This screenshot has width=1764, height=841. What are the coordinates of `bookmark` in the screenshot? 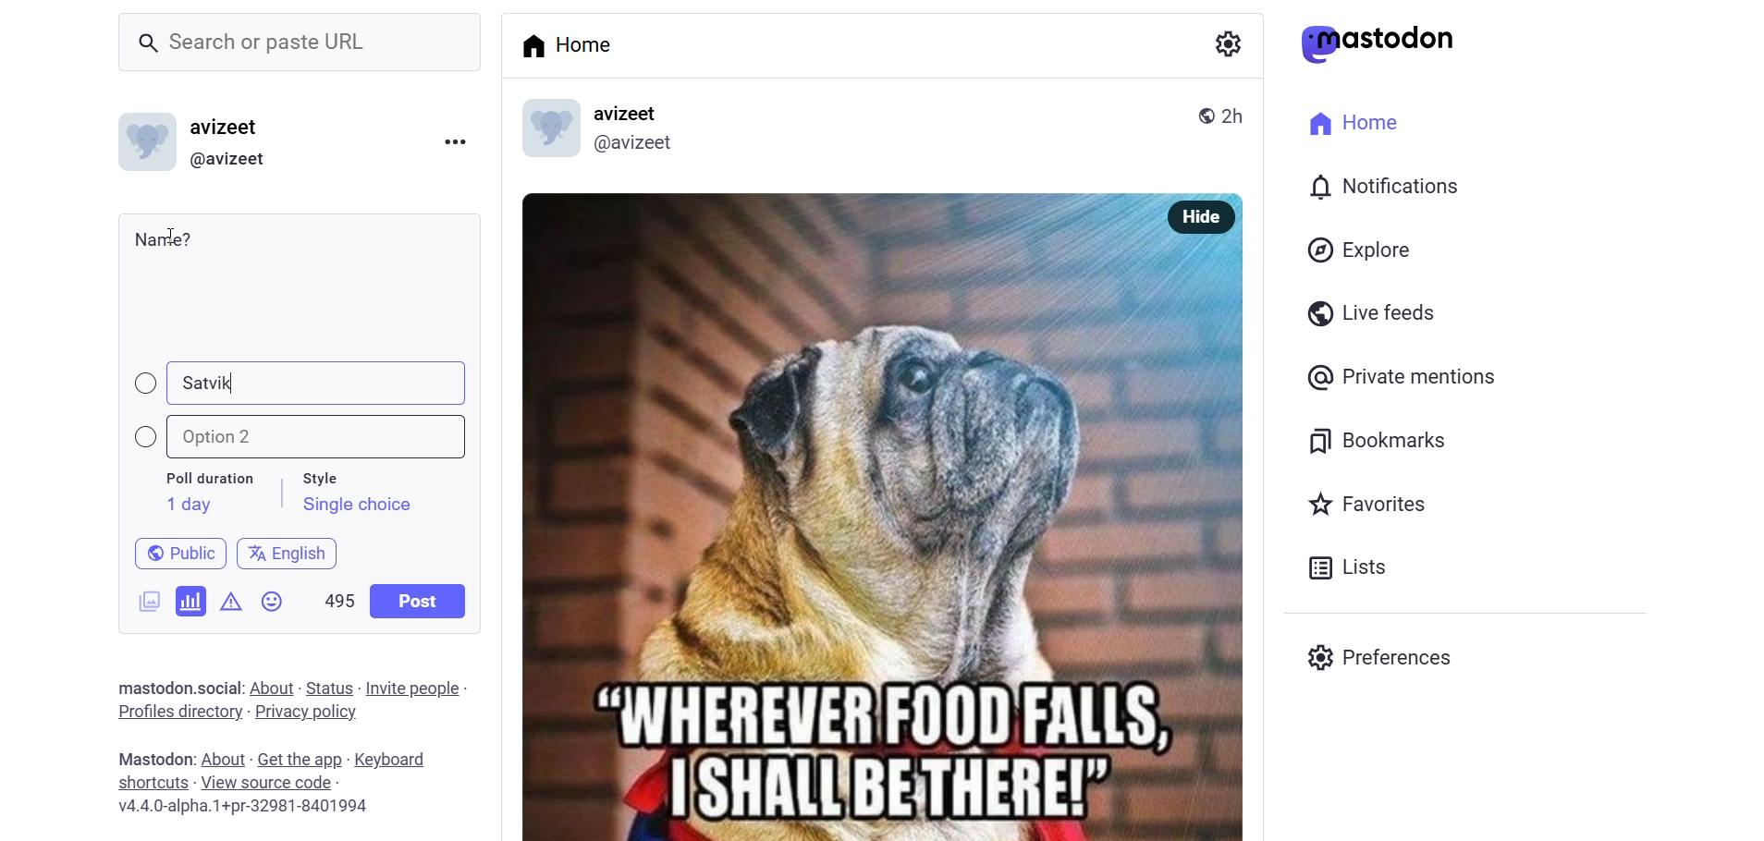 It's located at (1380, 438).